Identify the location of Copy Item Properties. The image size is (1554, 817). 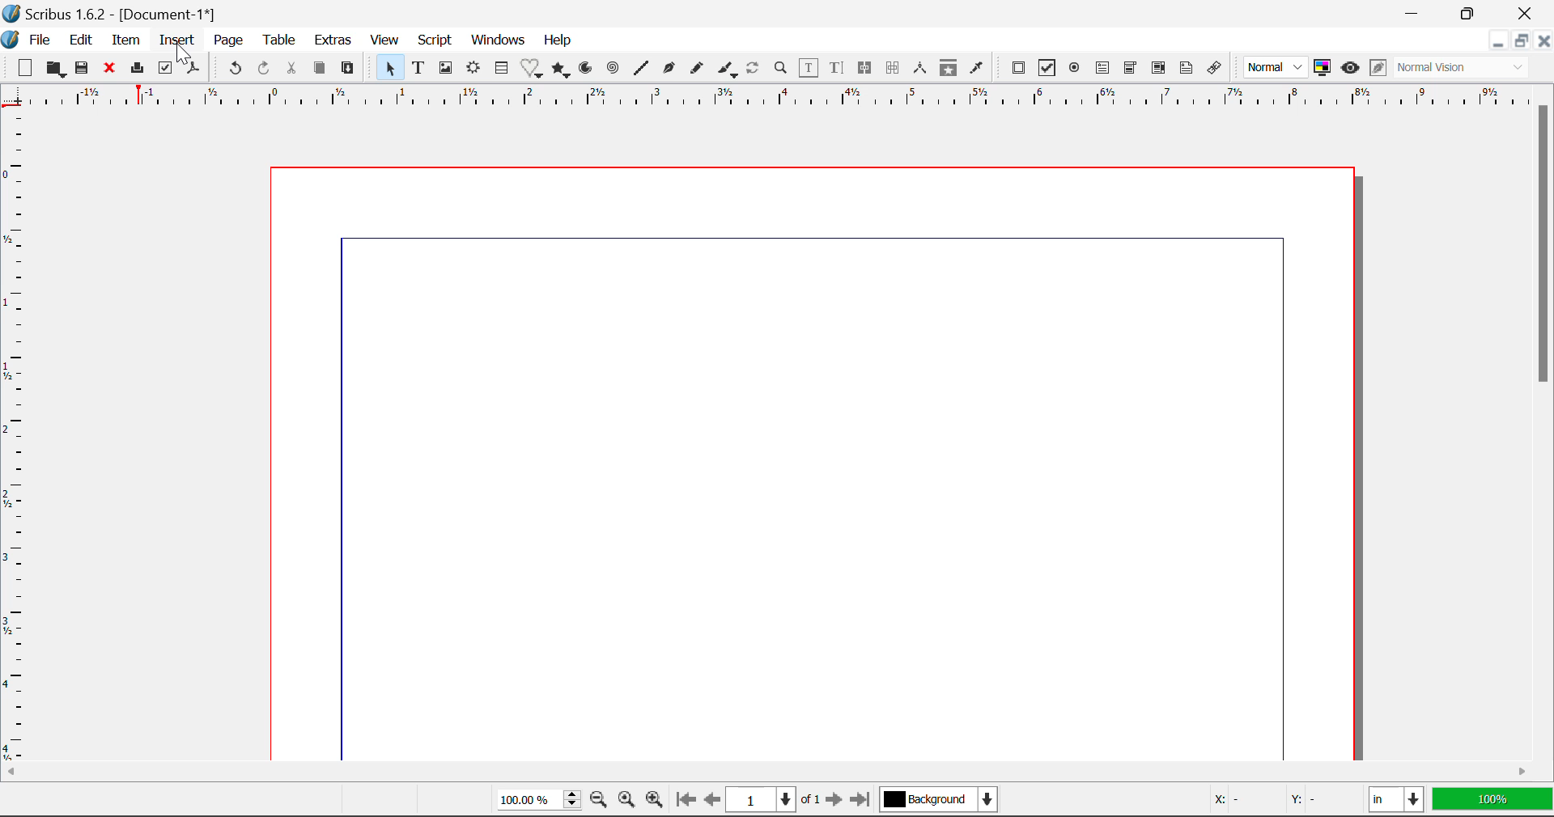
(952, 70).